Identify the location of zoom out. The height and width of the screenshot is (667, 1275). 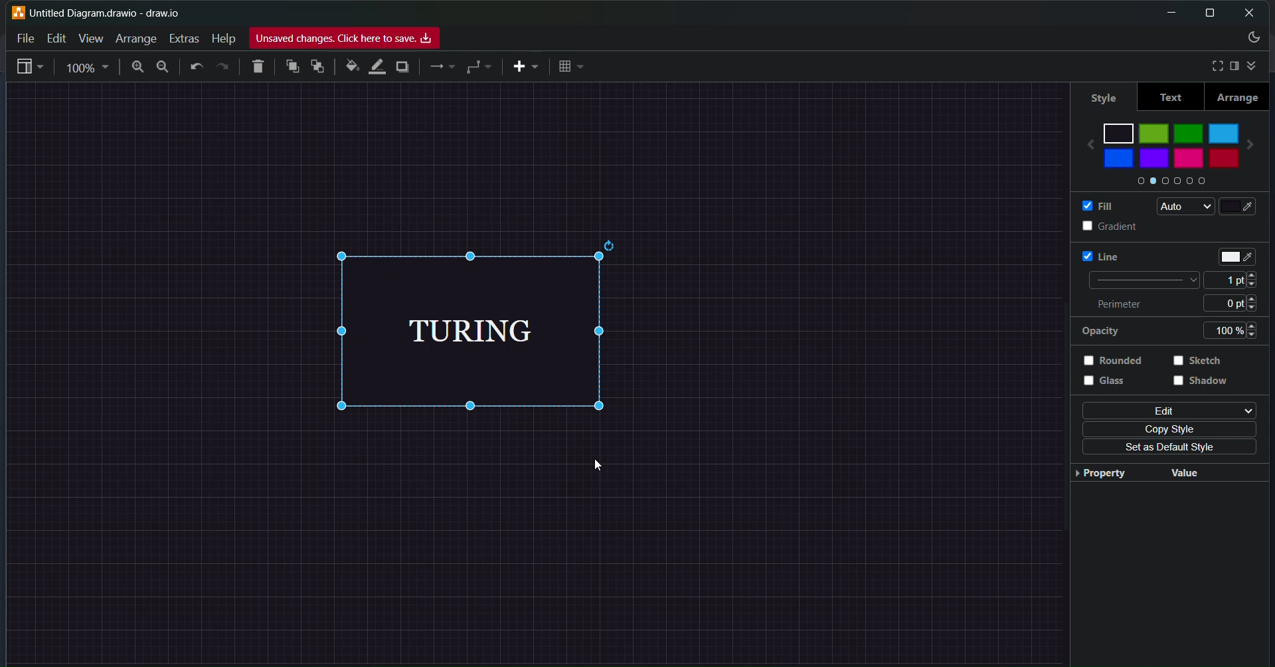
(164, 66).